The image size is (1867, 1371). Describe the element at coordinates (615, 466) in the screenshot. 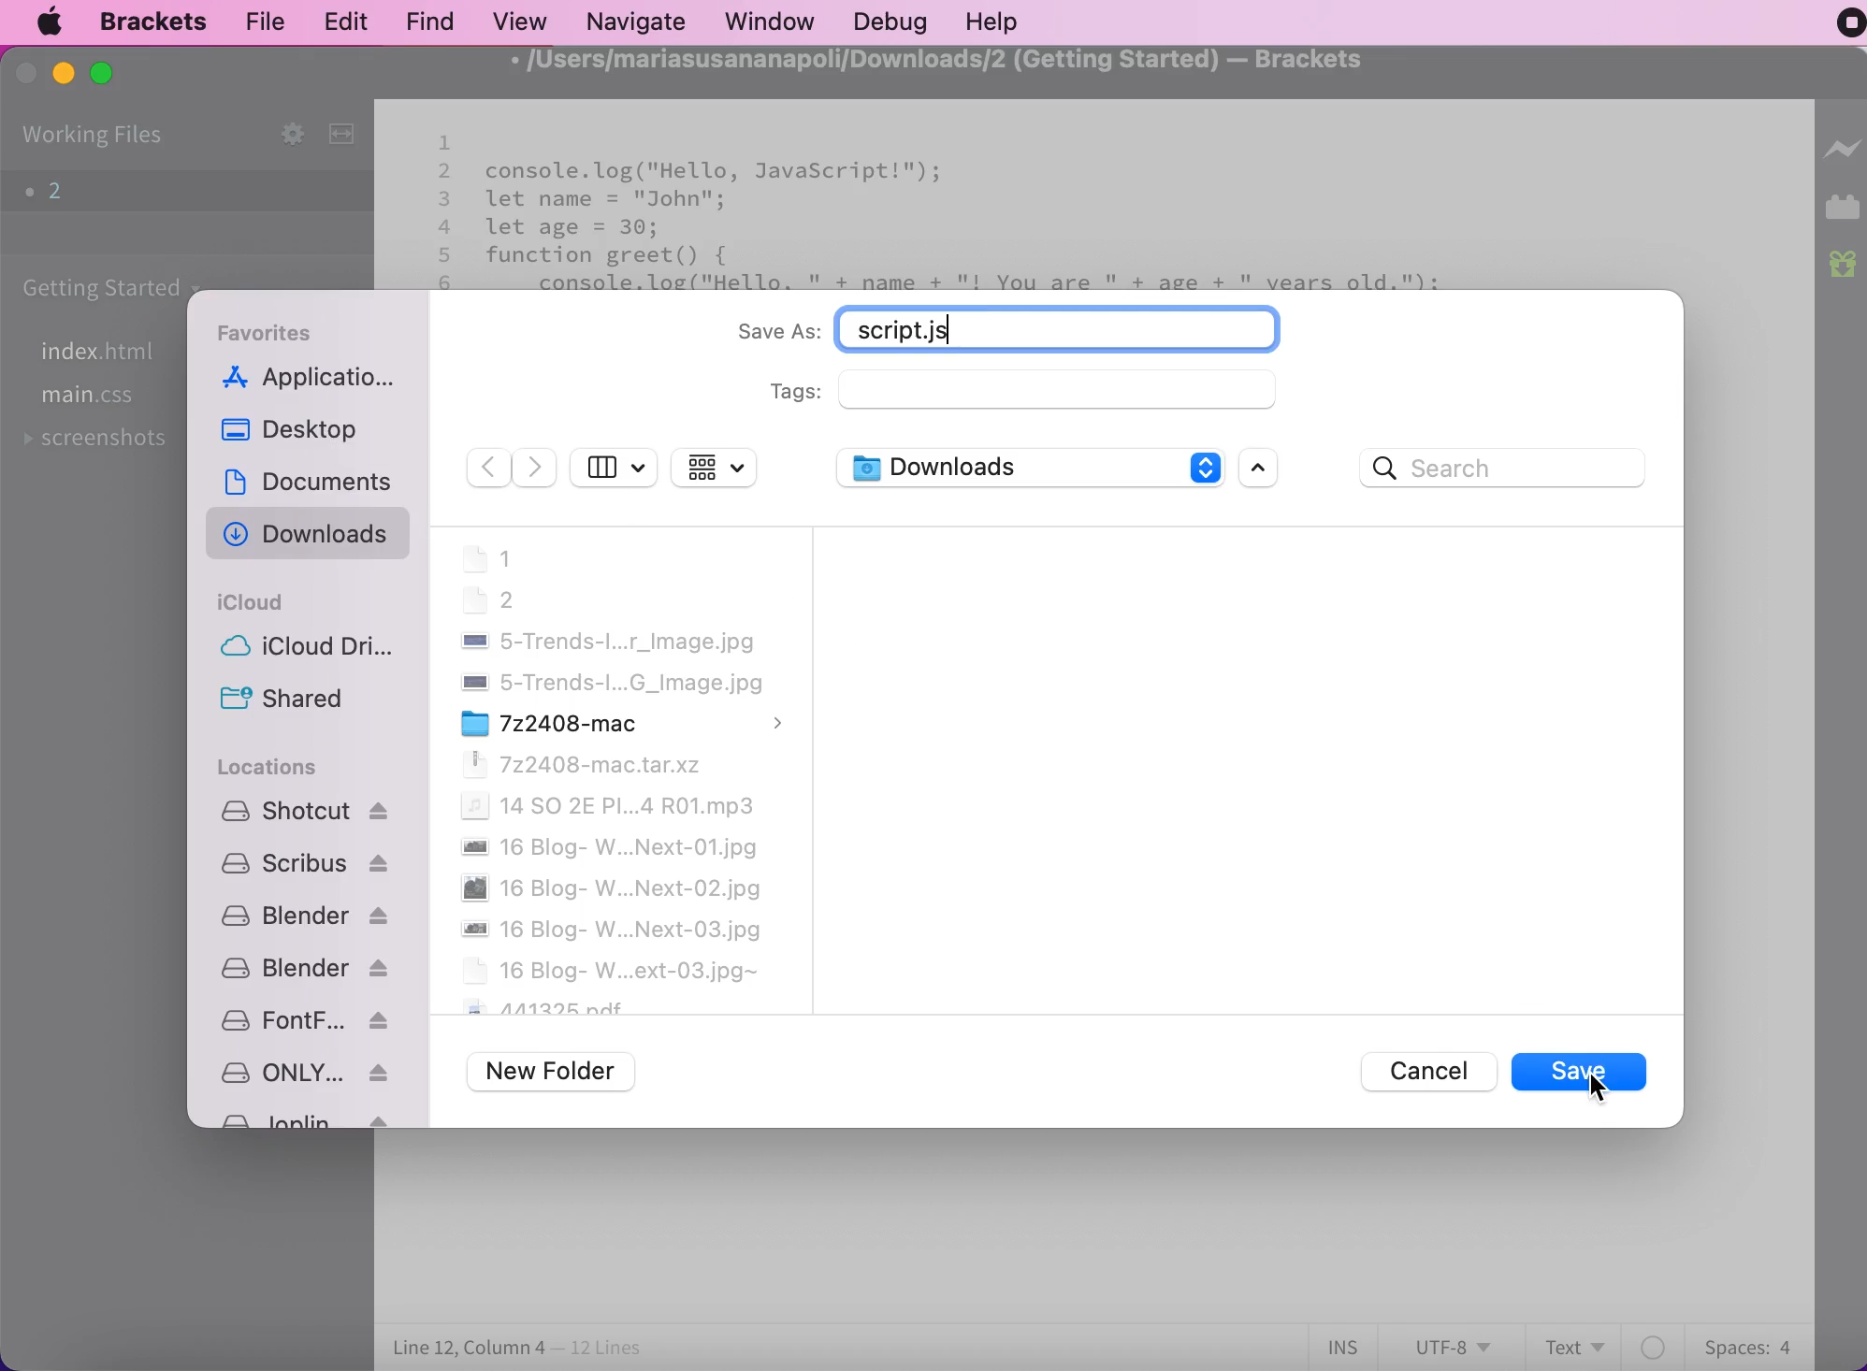

I see `show sidebar` at that location.